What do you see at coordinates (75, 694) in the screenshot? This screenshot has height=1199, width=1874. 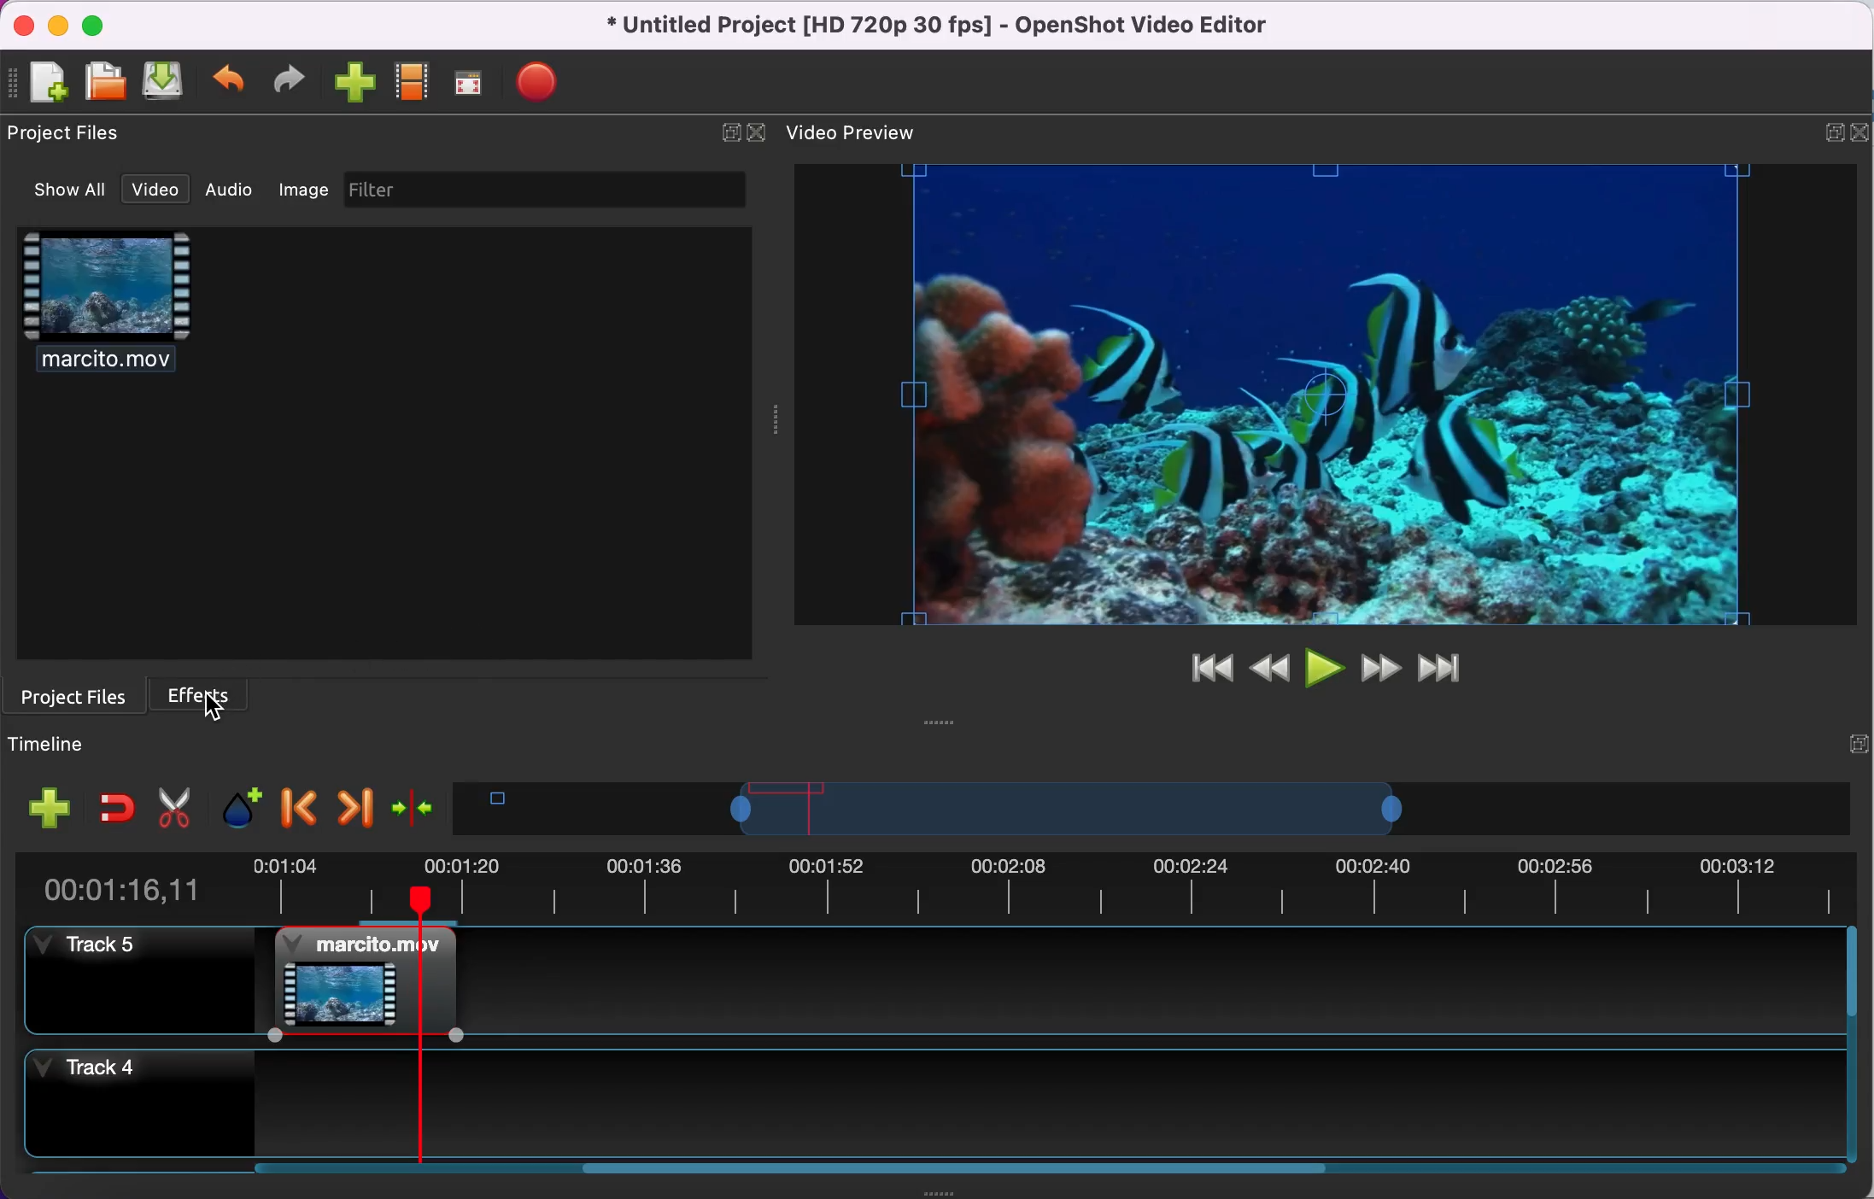 I see `project files` at bounding box center [75, 694].